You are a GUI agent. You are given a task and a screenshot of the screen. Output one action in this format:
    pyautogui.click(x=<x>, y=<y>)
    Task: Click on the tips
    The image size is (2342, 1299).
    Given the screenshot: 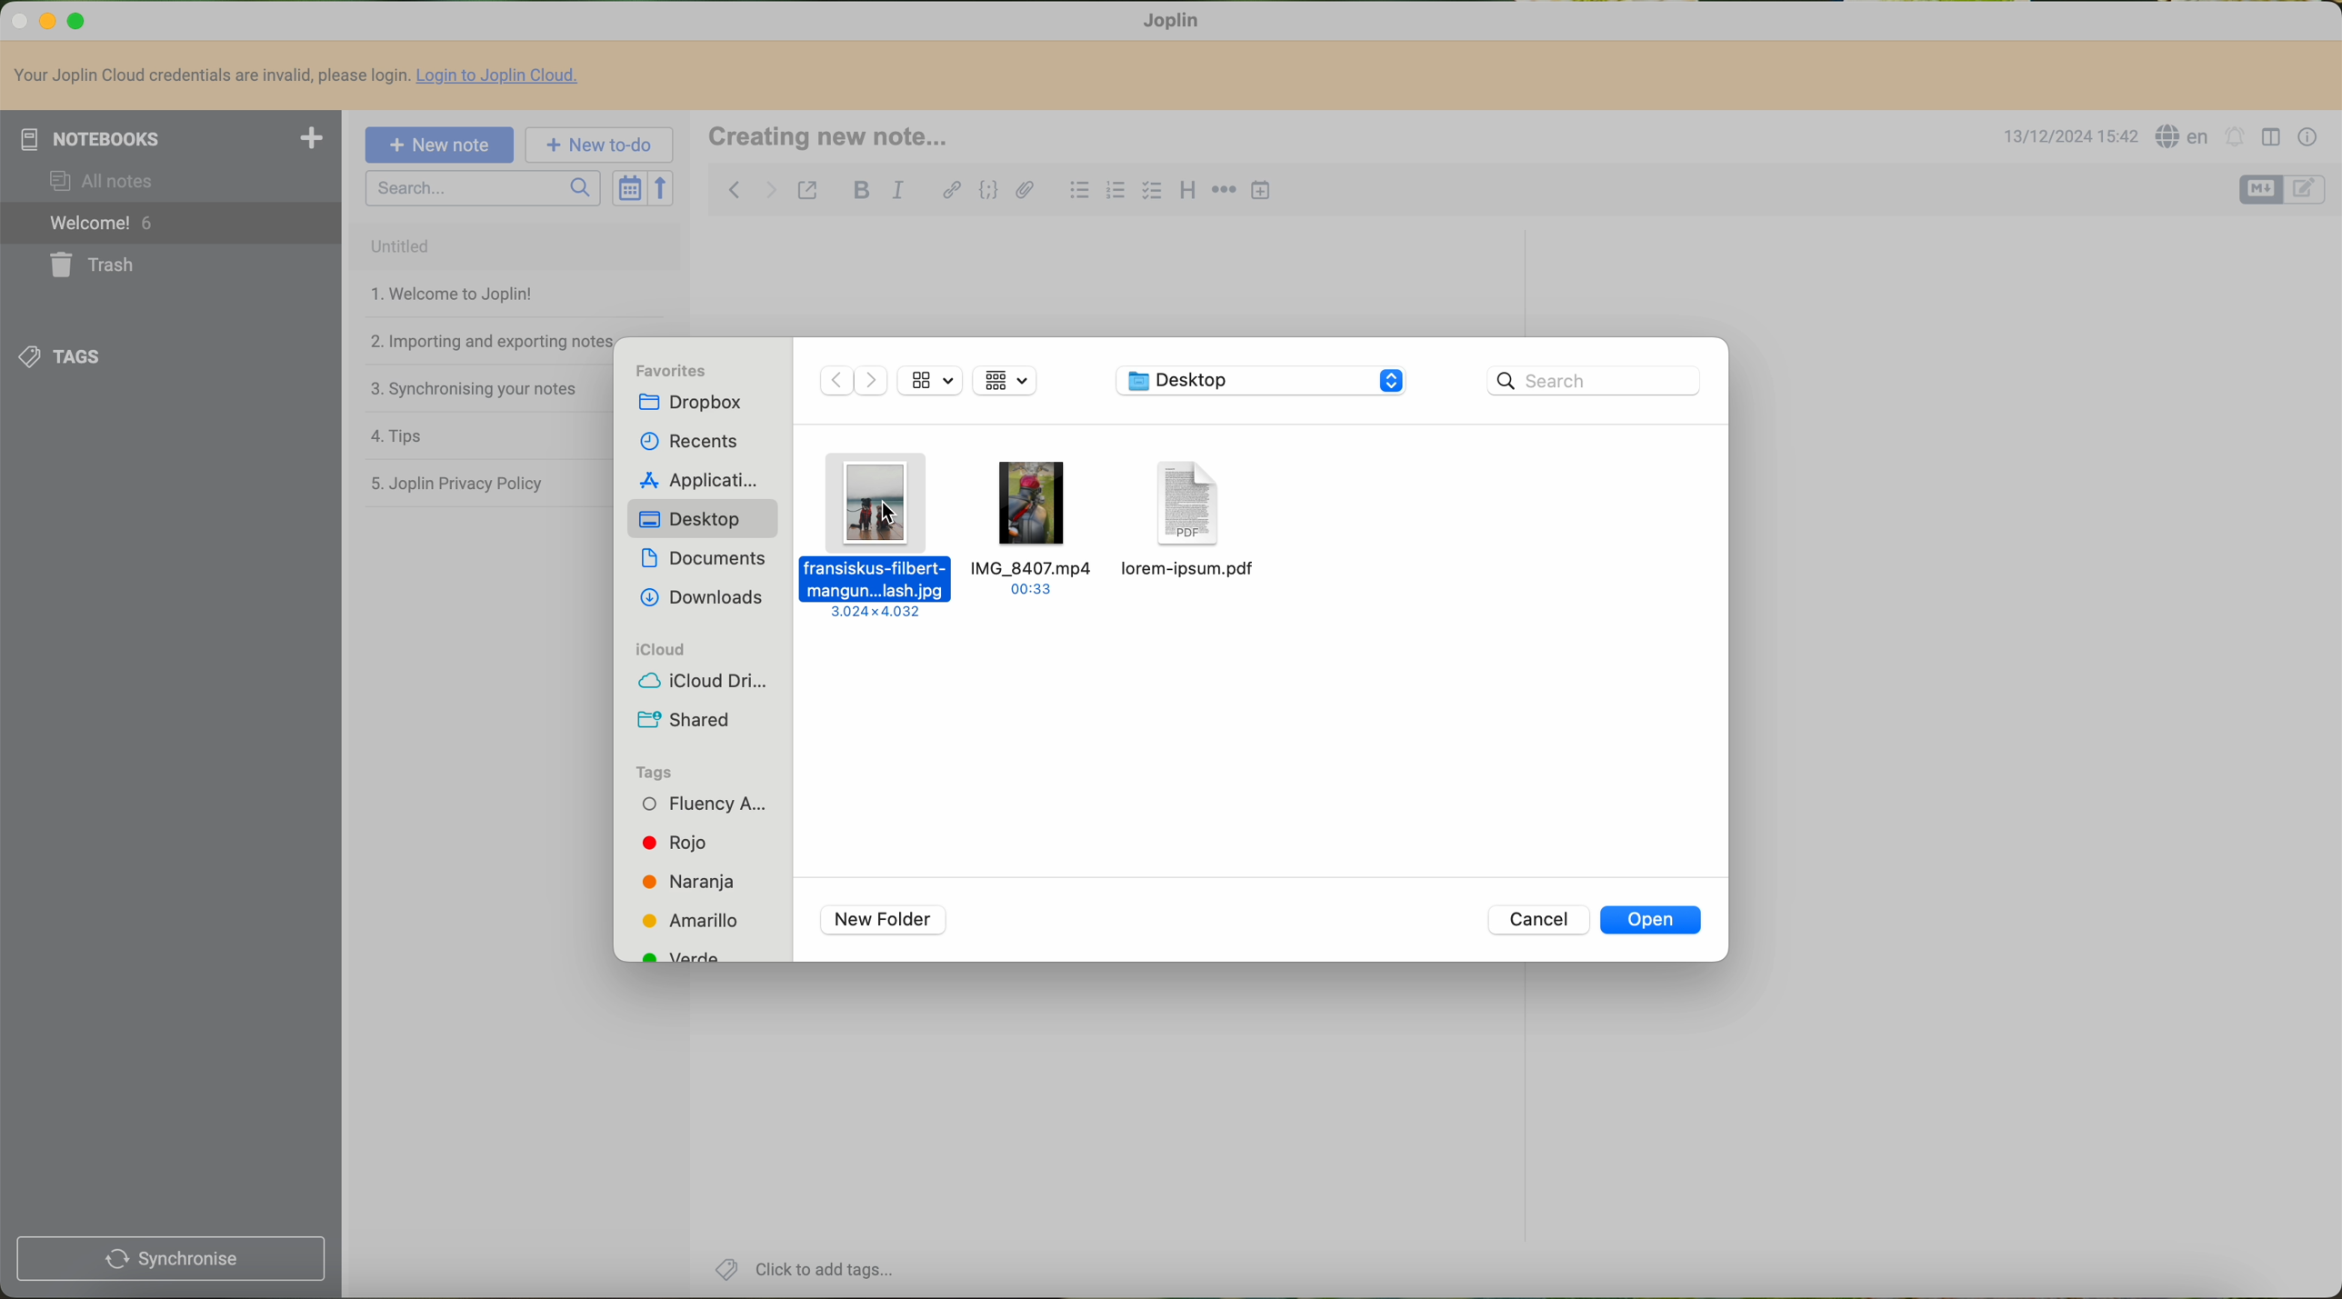 What is the action you would take?
    pyautogui.click(x=392, y=435)
    